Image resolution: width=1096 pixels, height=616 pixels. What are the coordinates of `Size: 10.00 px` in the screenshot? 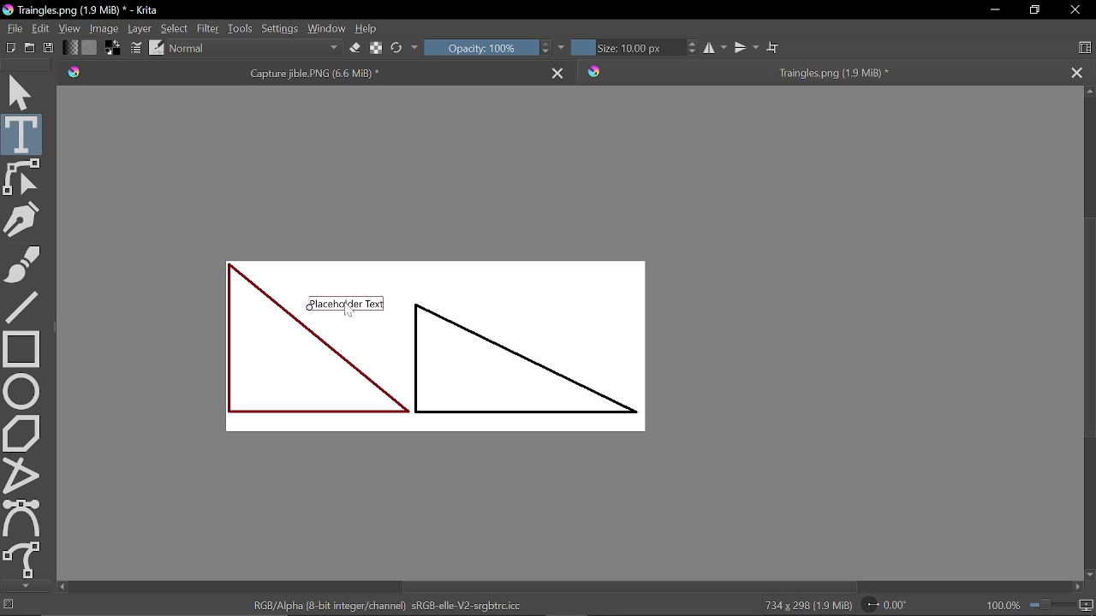 It's located at (624, 48).